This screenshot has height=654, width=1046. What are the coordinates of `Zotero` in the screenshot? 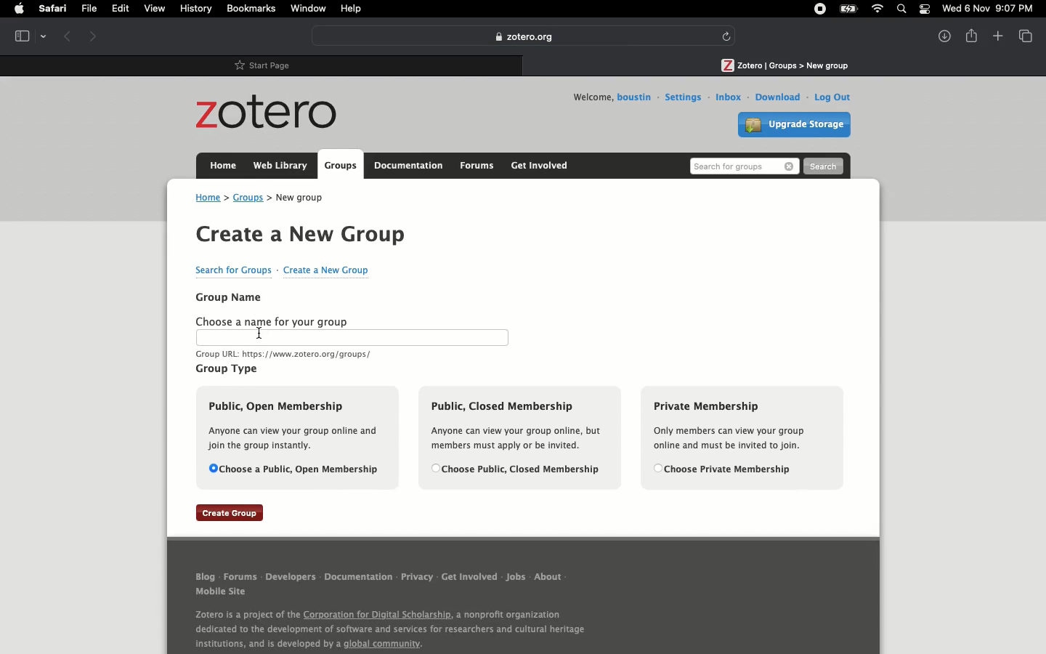 It's located at (271, 113).